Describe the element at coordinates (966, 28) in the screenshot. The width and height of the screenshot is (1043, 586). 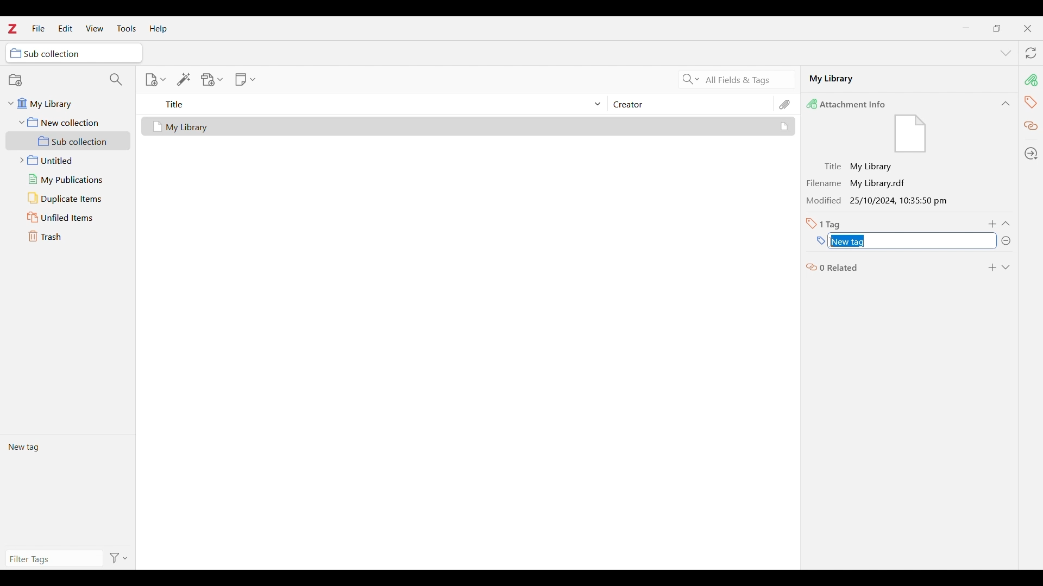
I see `Minimize` at that location.